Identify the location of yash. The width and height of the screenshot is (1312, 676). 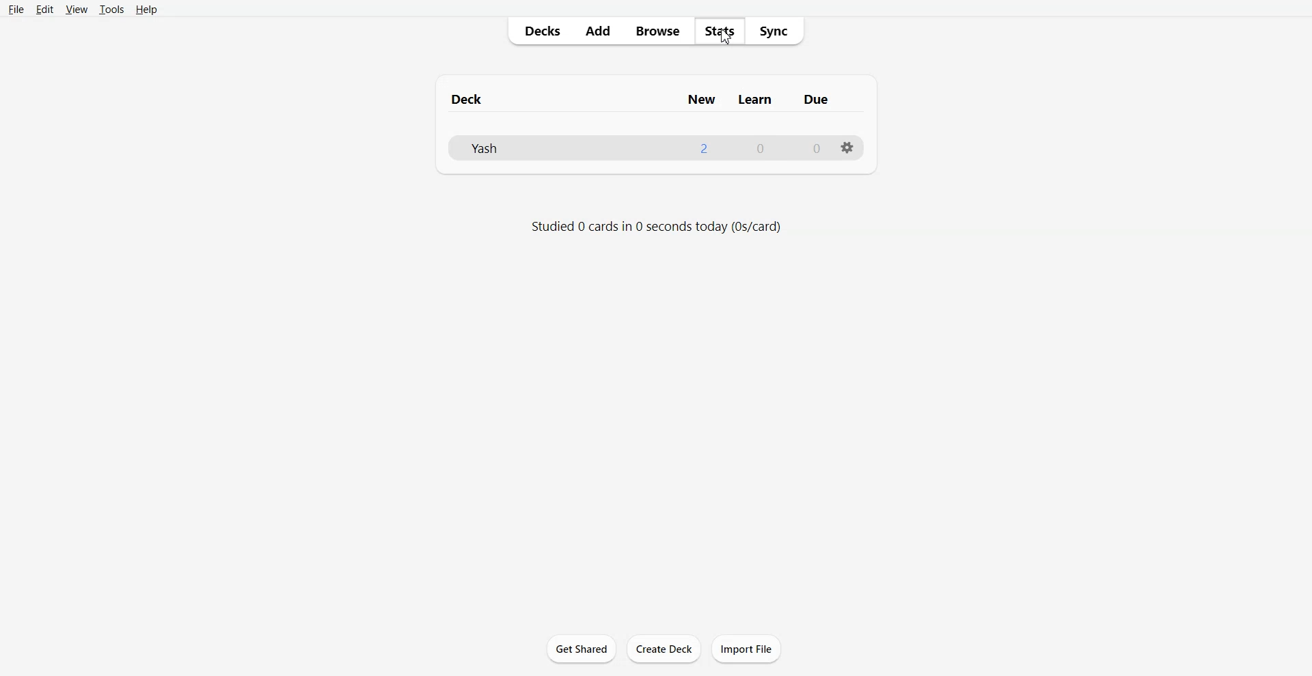
(481, 150).